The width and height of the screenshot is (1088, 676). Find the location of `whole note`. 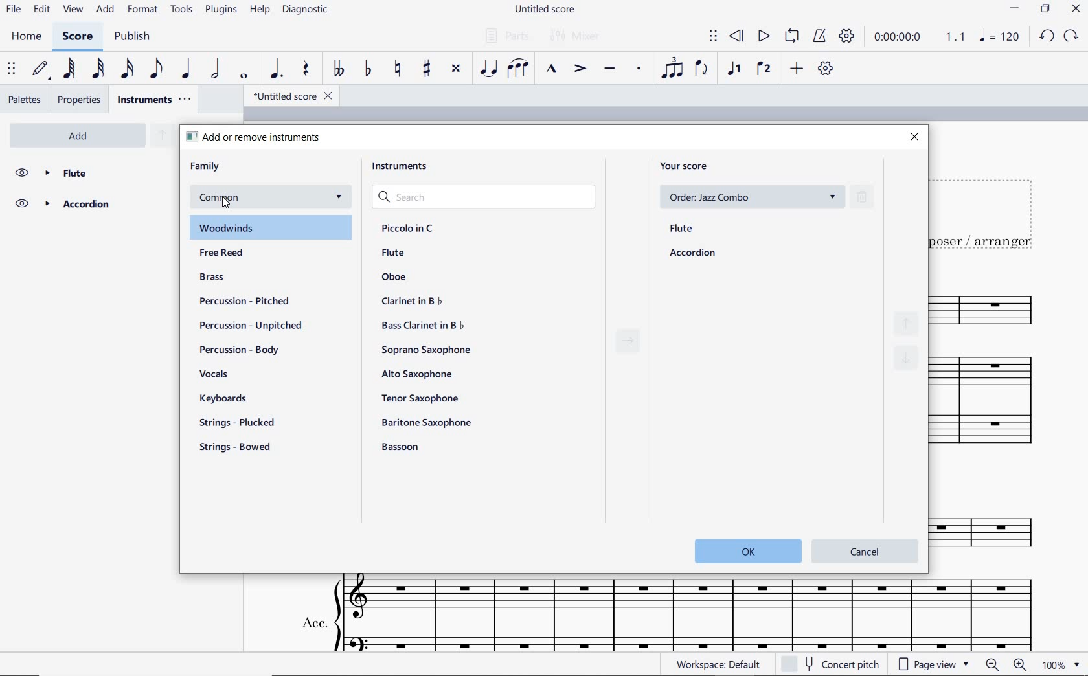

whole note is located at coordinates (242, 76).